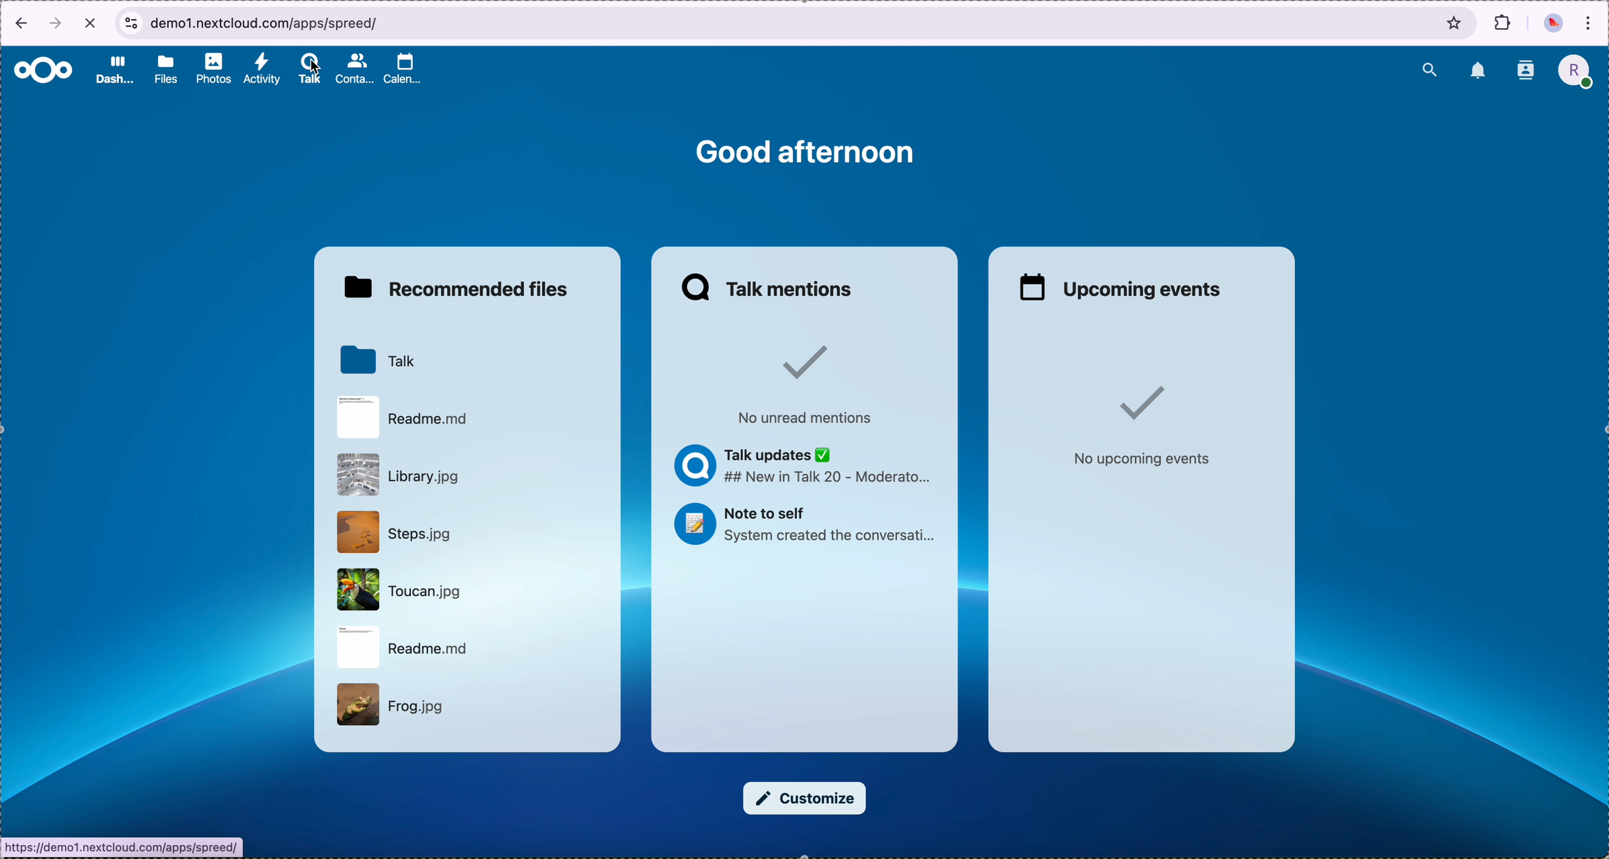 The image size is (1609, 859). Describe the element at coordinates (465, 647) in the screenshot. I see `Readme.md` at that location.